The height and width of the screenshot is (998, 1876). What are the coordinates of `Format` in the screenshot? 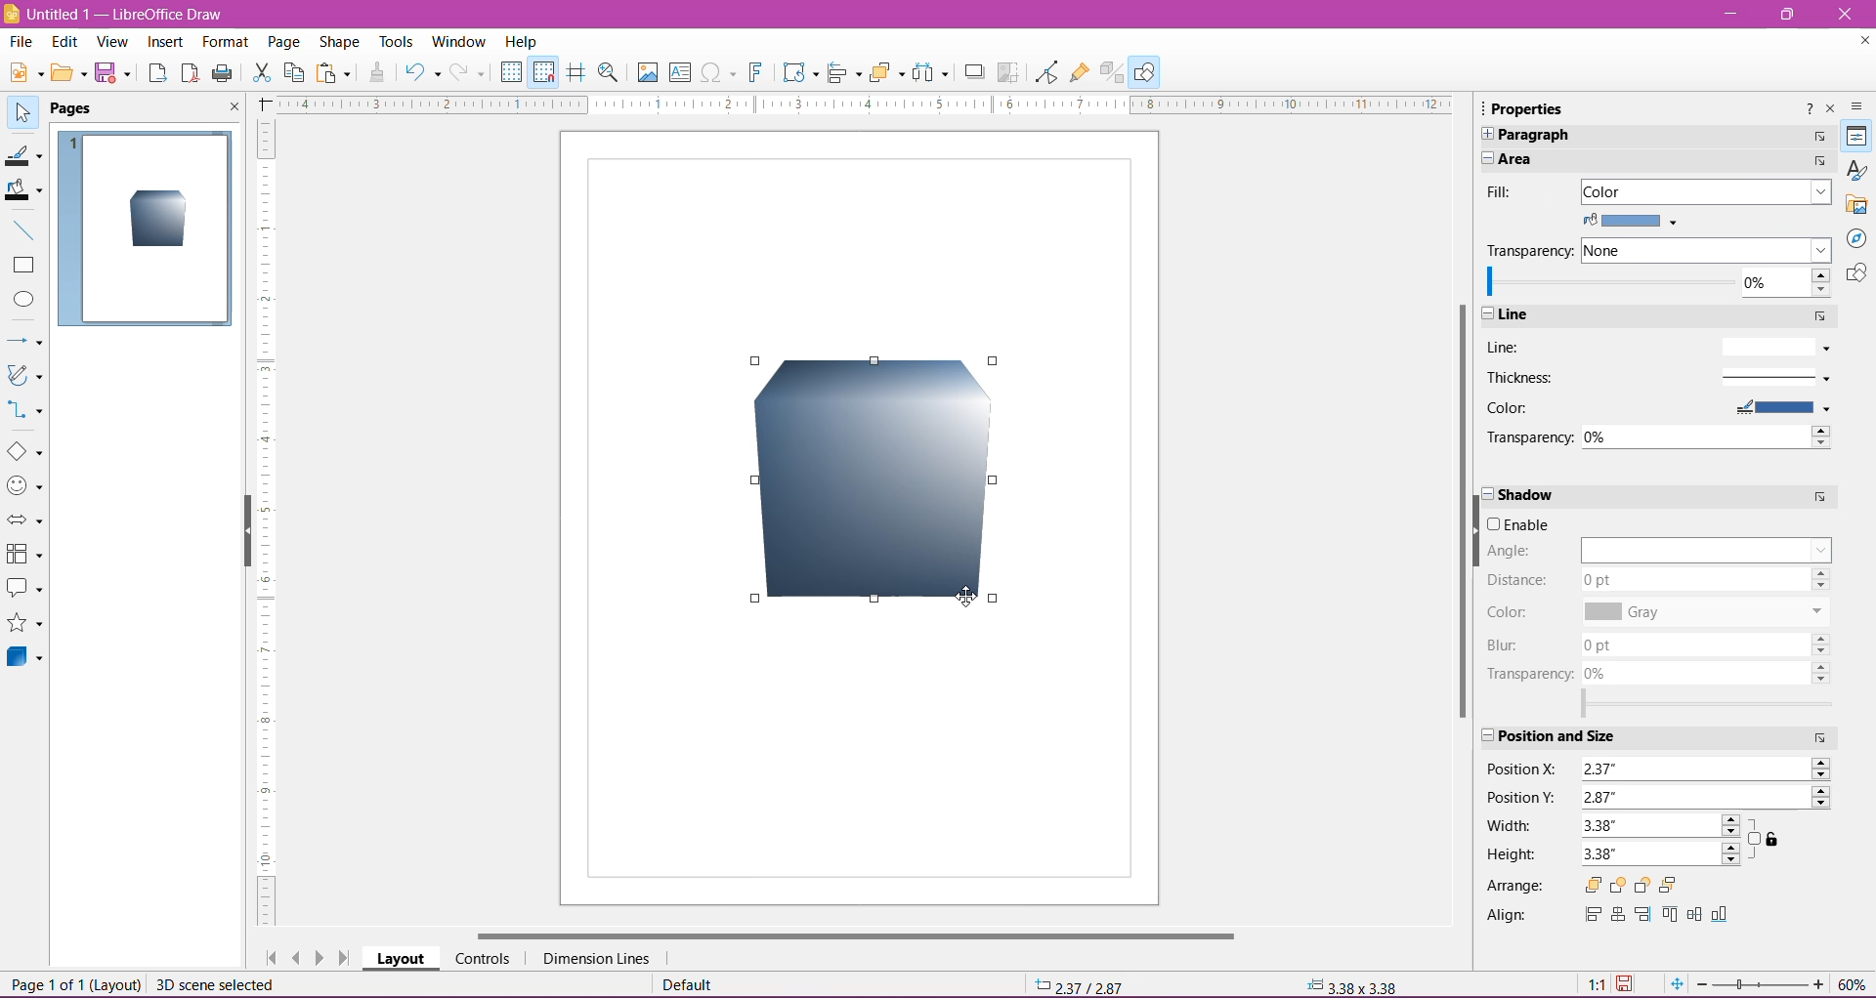 It's located at (224, 43).